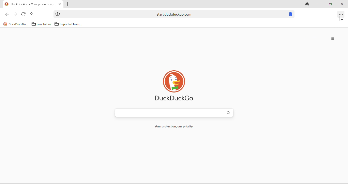  What do you see at coordinates (41, 24) in the screenshot?
I see `new folder` at bounding box center [41, 24].